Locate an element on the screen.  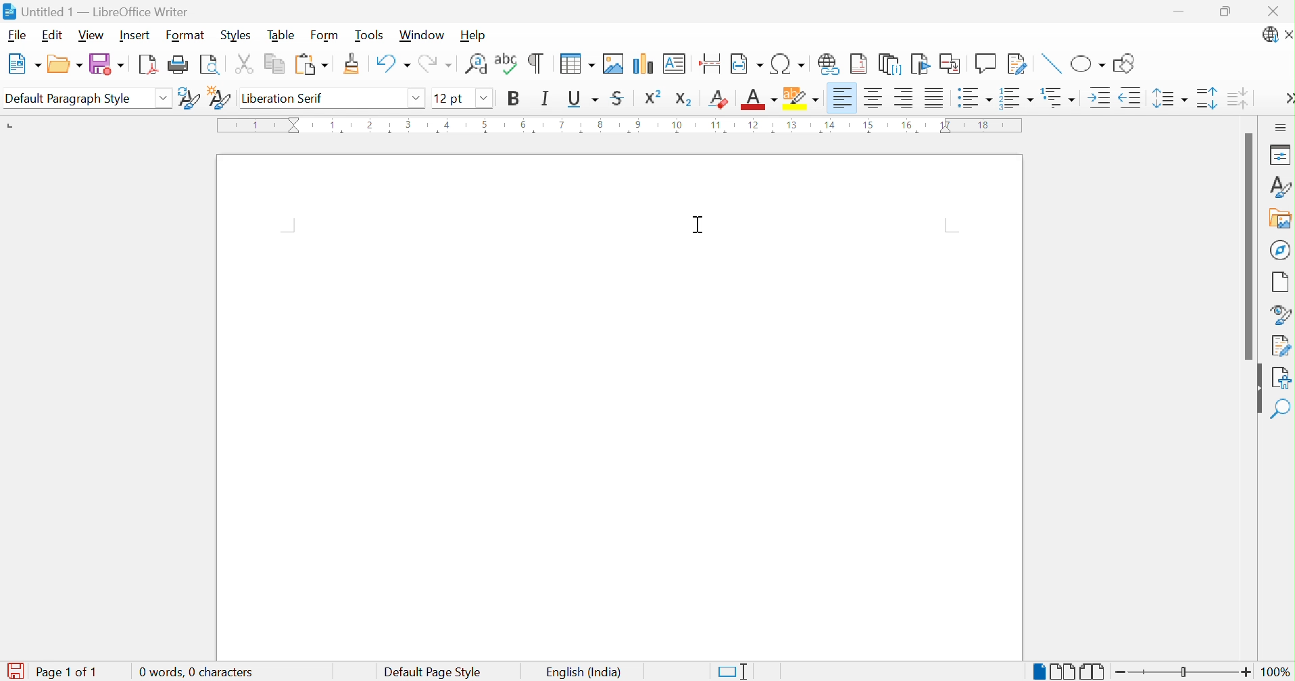
LibreOffice update available is located at coordinates (1269, 36).